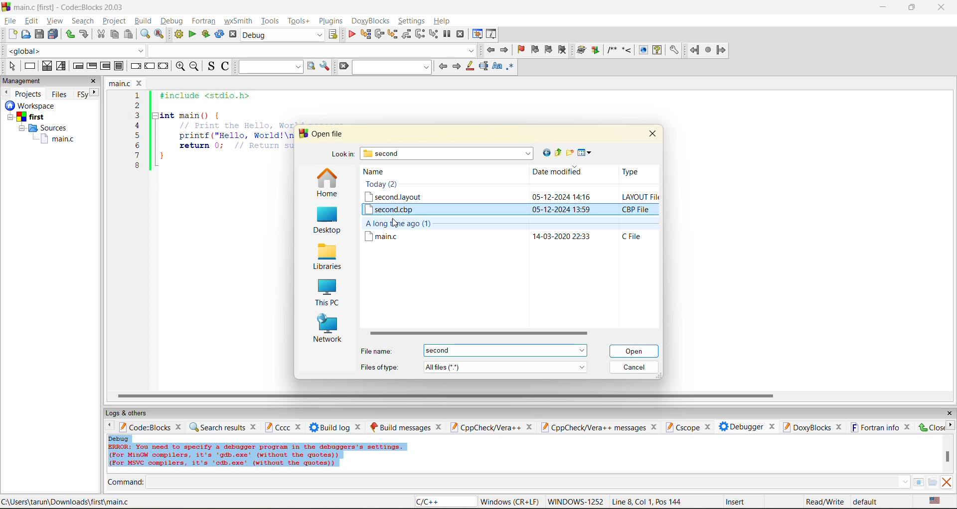 The image size is (957, 509). Describe the element at coordinates (66, 502) in the screenshot. I see `file location` at that location.